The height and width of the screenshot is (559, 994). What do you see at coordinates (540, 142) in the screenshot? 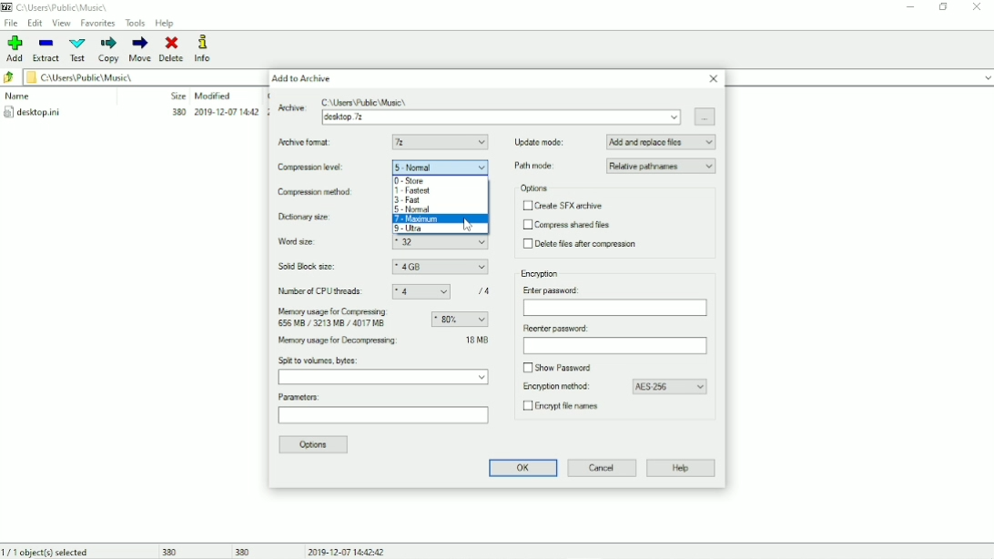
I see `Update mode` at bounding box center [540, 142].